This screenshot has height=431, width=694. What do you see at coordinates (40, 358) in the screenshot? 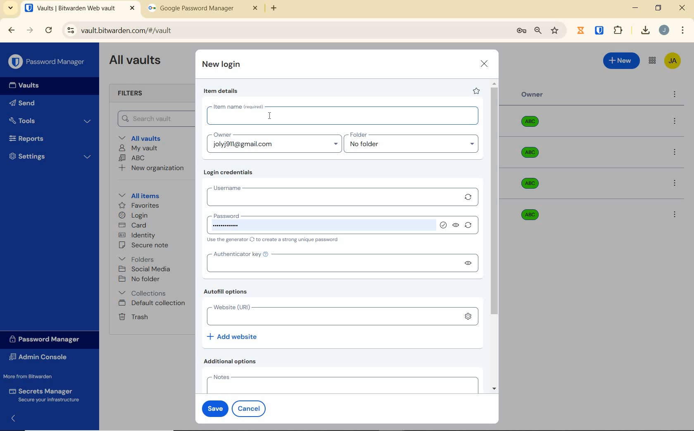
I see `Admin Console` at bounding box center [40, 358].